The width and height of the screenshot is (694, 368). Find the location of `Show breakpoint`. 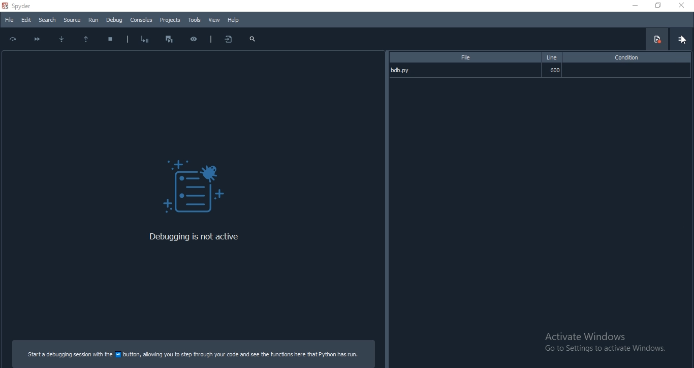

Show breakpoint is located at coordinates (656, 39).